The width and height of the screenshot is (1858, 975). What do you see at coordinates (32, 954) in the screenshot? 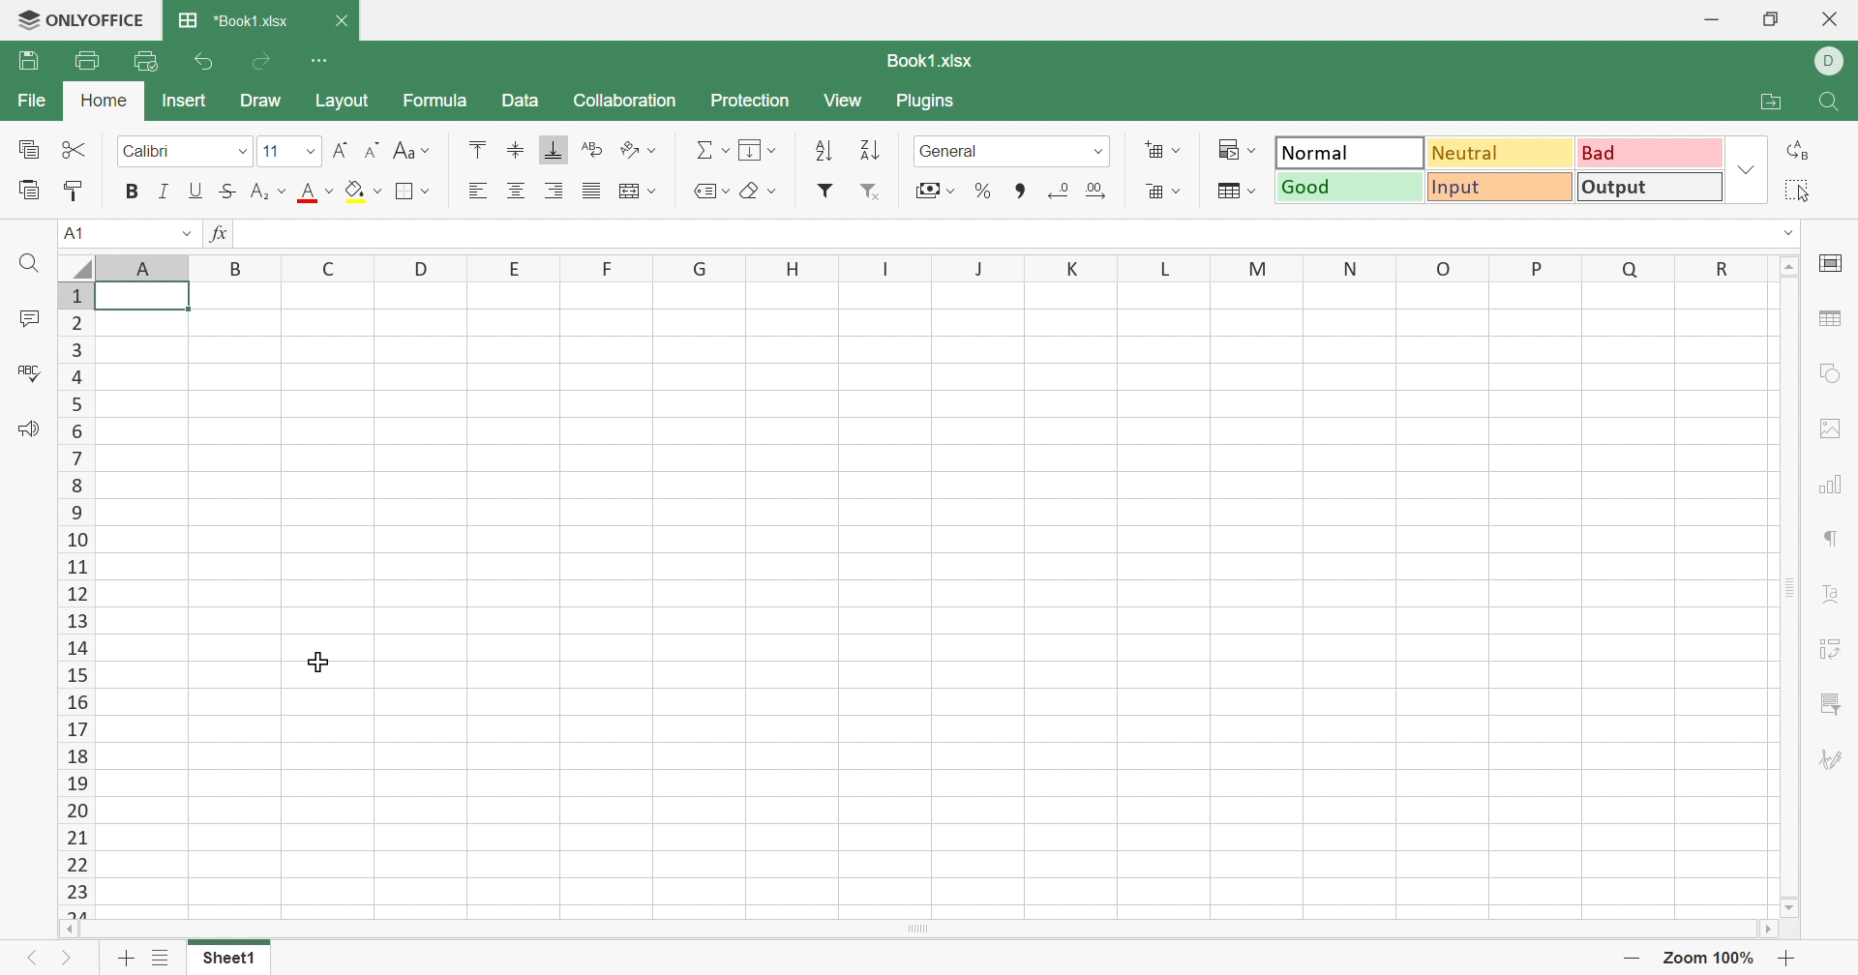
I see `Previous` at bounding box center [32, 954].